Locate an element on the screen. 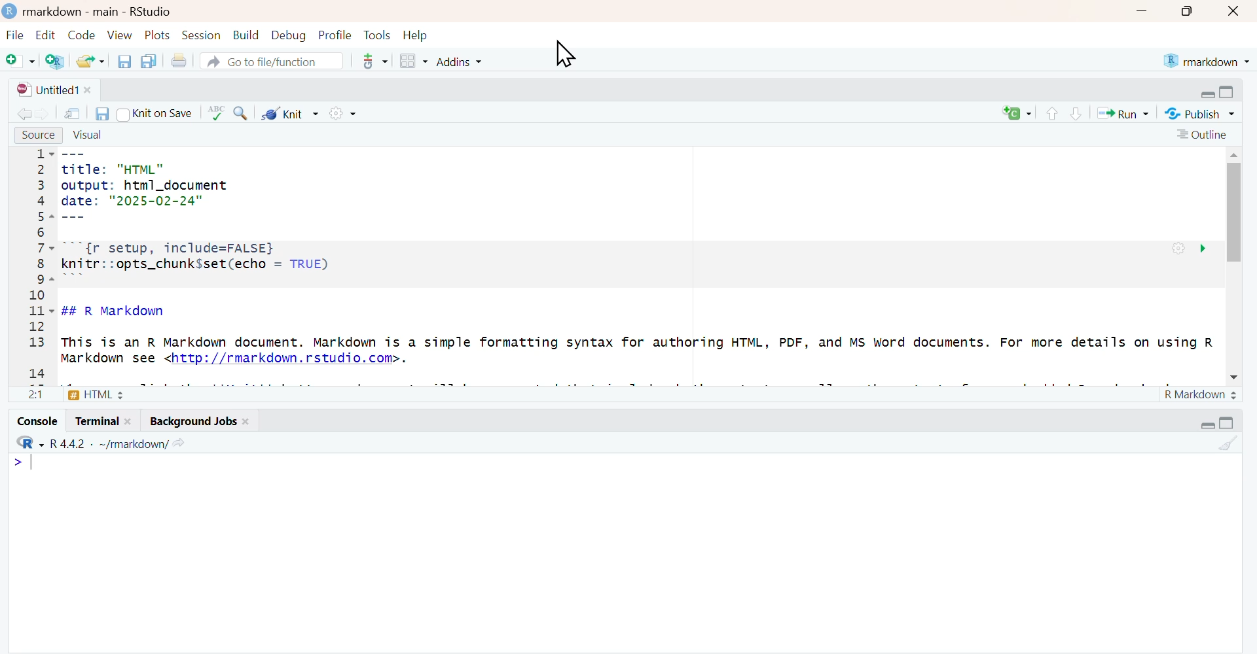 Image resolution: width=1257 pixels, height=654 pixels. line 1 is located at coordinates (24, 462).